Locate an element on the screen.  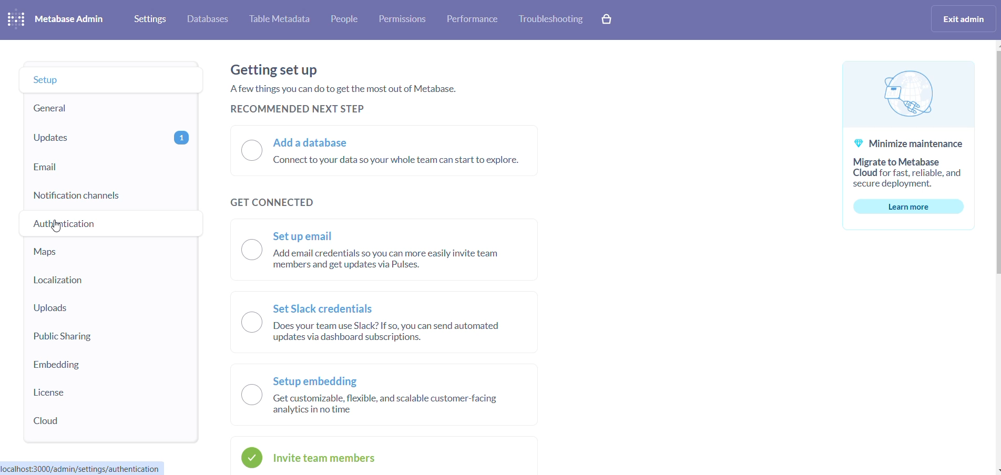
scrollbar is located at coordinates (995, 167).